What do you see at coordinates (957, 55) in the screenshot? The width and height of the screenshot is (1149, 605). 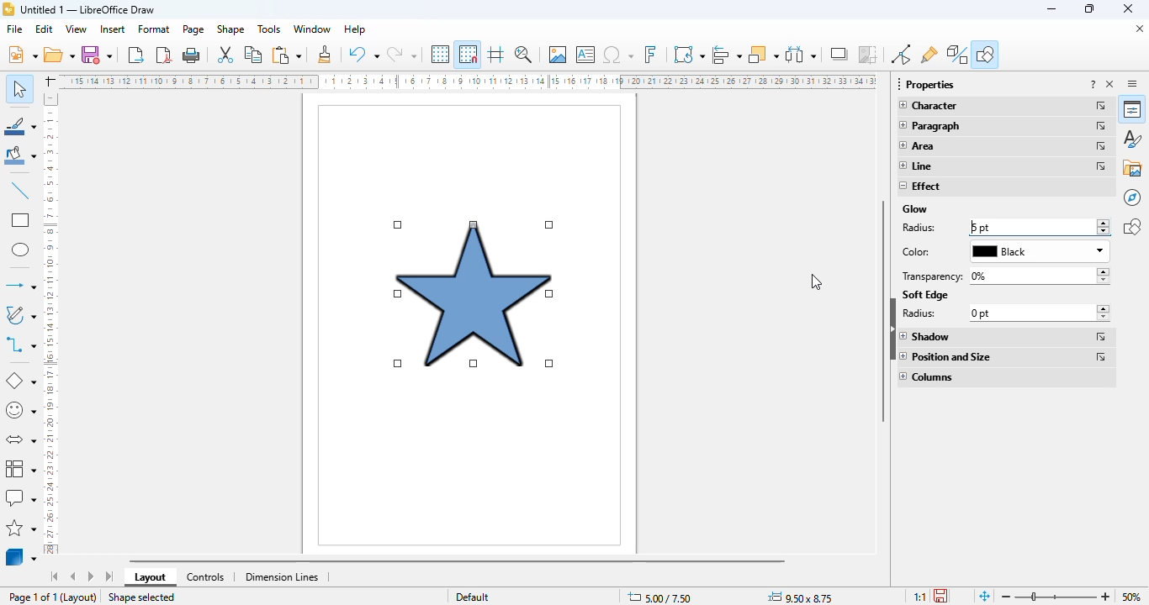 I see `toggle extrusion` at bounding box center [957, 55].